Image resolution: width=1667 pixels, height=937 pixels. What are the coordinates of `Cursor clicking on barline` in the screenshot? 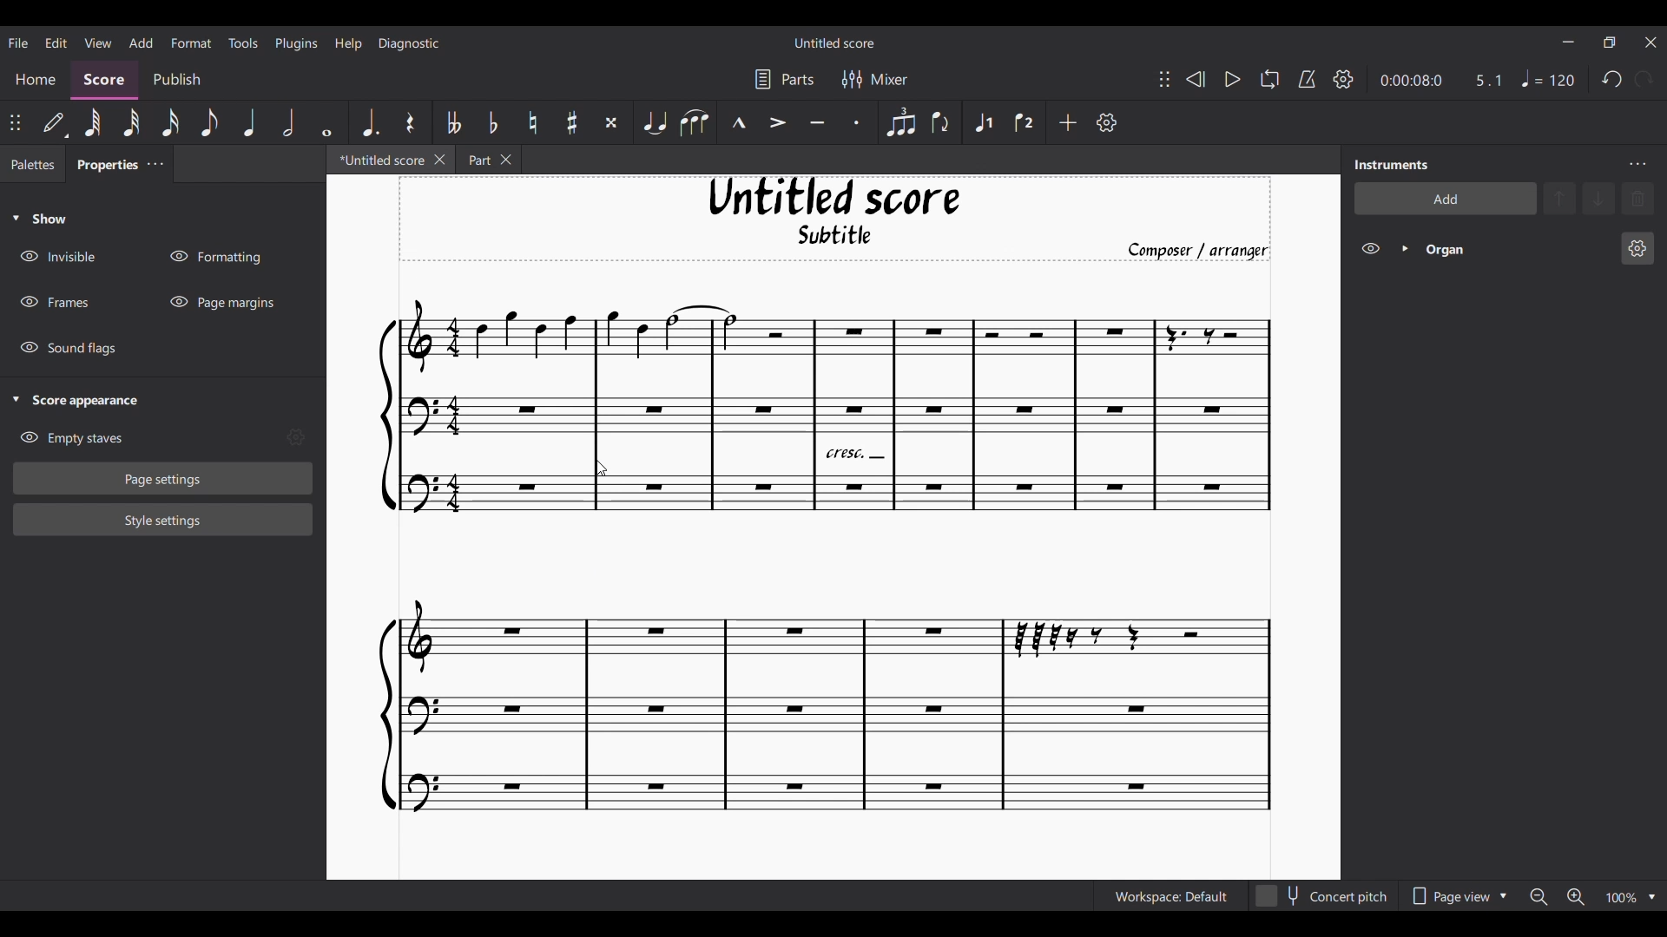 It's located at (601, 468).